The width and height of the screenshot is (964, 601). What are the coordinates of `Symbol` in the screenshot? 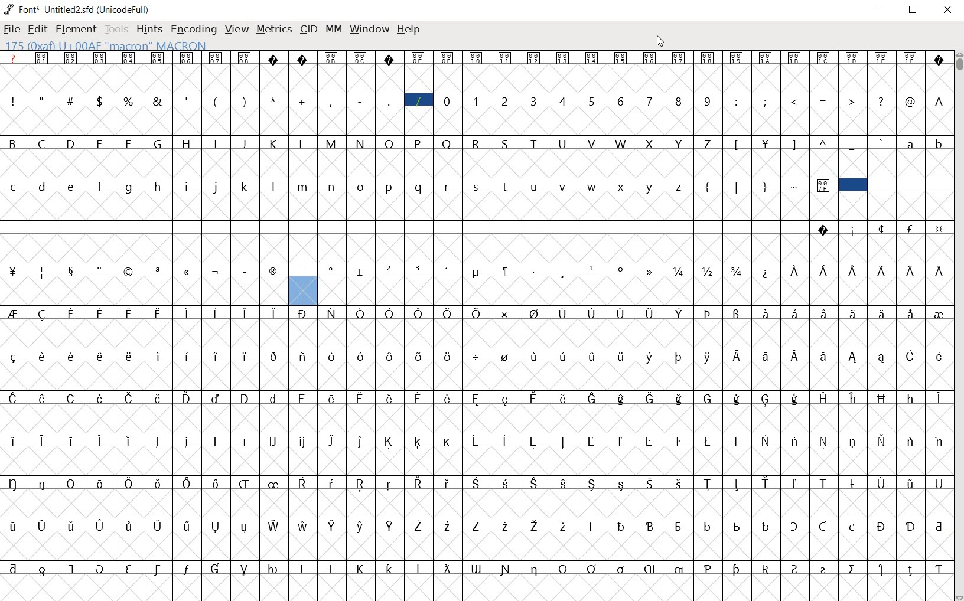 It's located at (361, 271).